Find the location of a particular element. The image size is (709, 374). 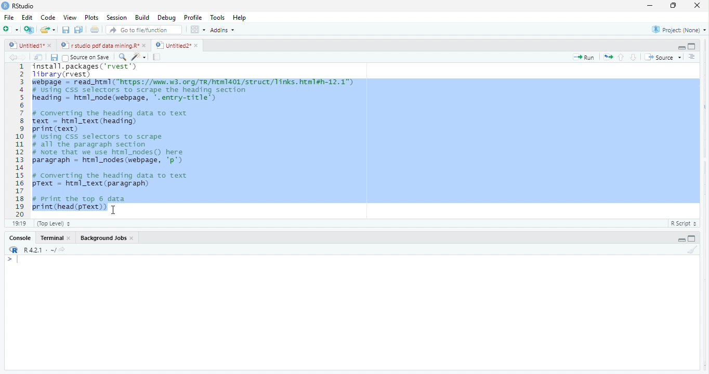

option is located at coordinates (198, 29).